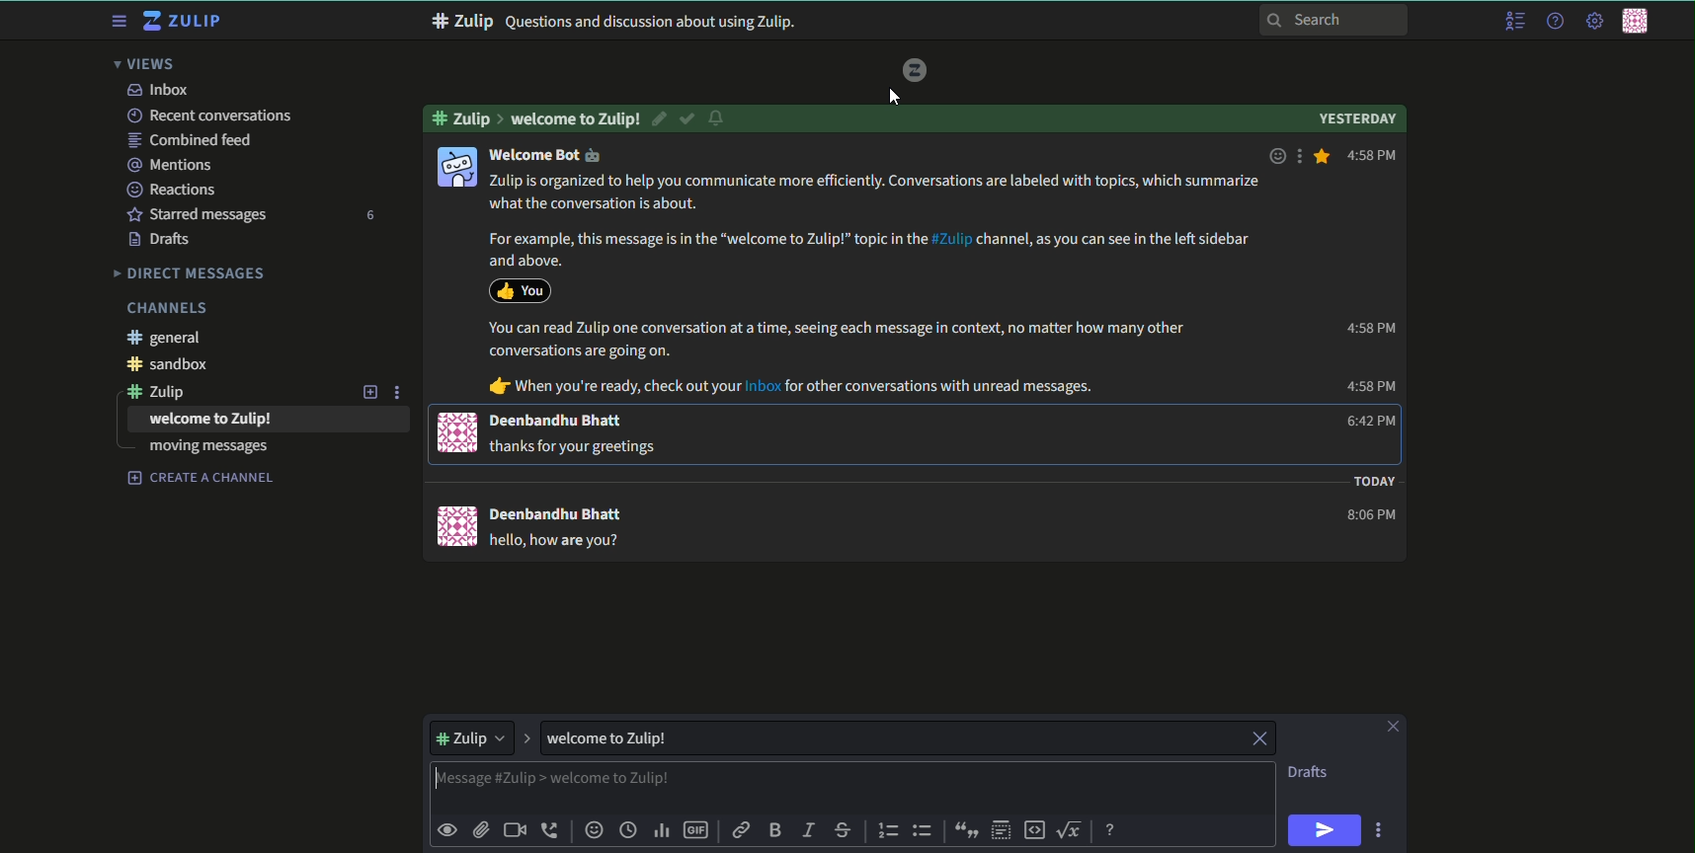  I want to click on icon, so click(454, 168).